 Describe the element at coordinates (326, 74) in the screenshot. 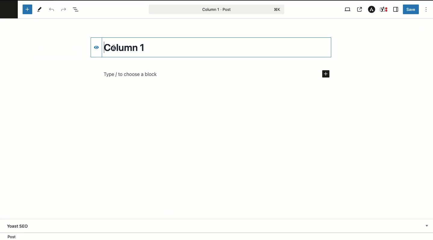

I see `Add new block` at that location.